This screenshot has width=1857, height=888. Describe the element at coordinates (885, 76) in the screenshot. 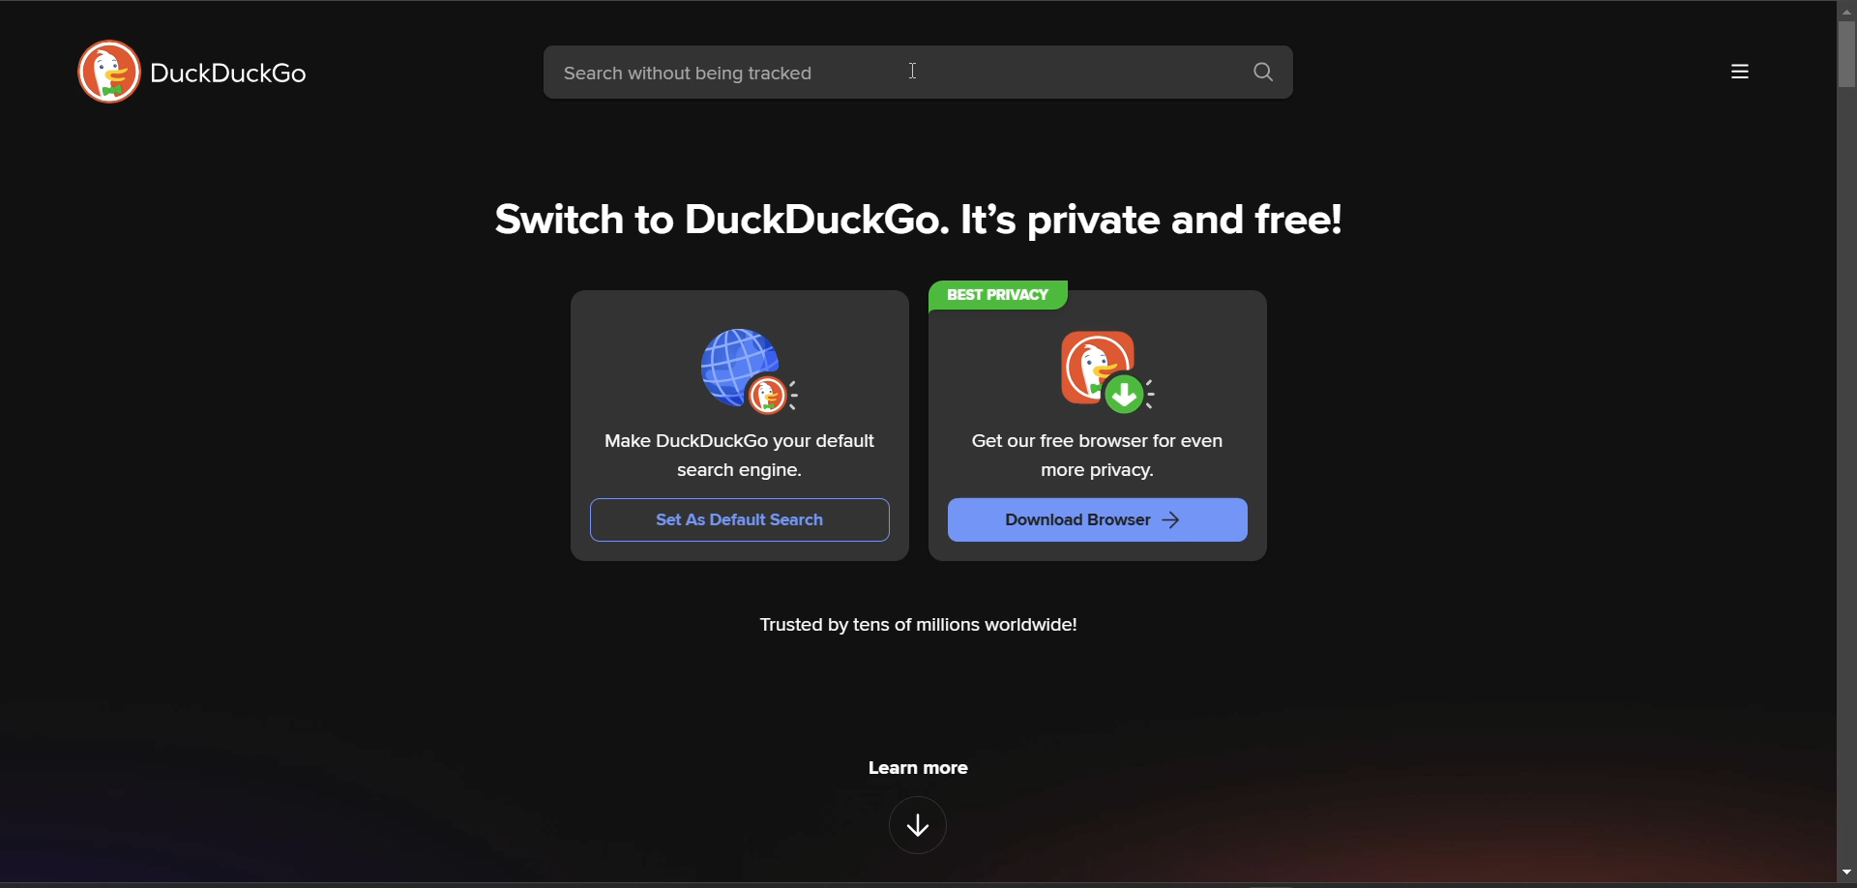

I see `Search without being tracked` at that location.